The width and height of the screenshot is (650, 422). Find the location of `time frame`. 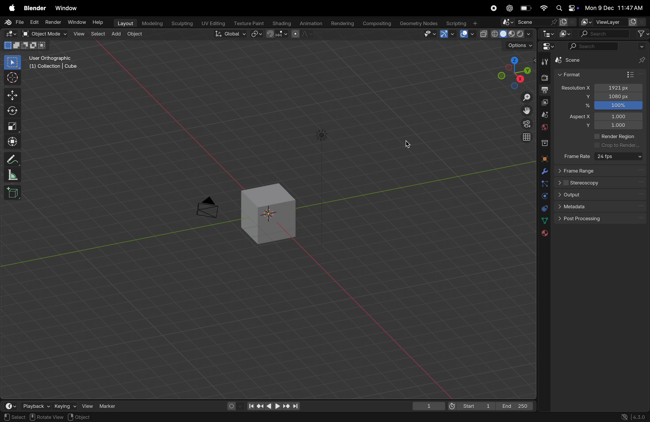

time frame is located at coordinates (11, 406).